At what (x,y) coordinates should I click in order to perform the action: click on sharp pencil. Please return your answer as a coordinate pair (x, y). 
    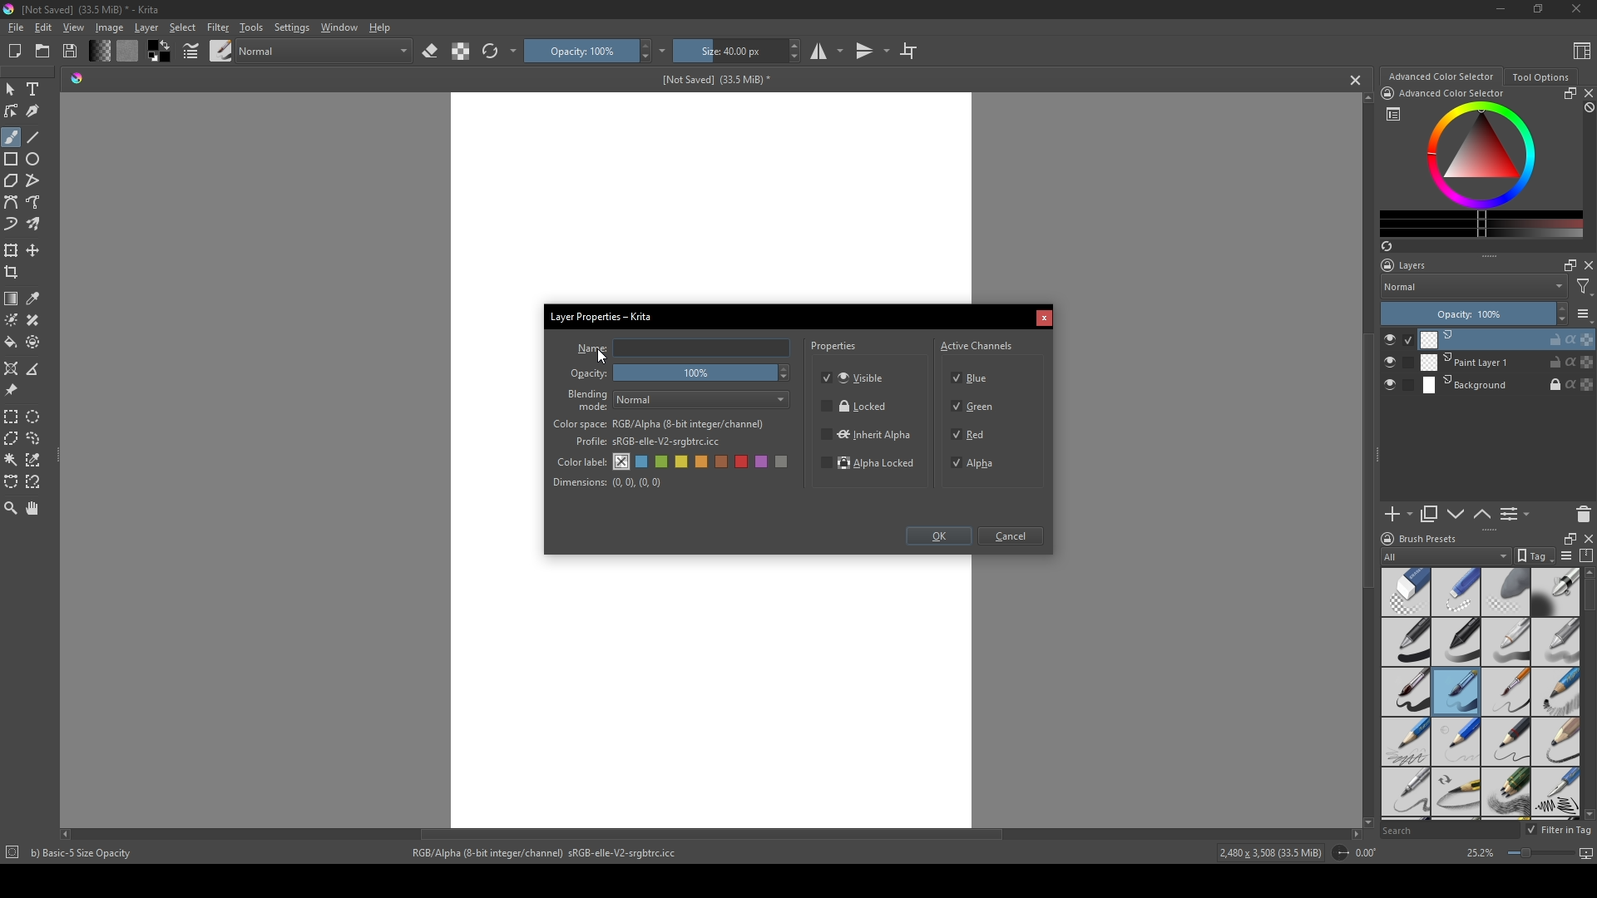
    Looking at the image, I should click on (1405, 793).